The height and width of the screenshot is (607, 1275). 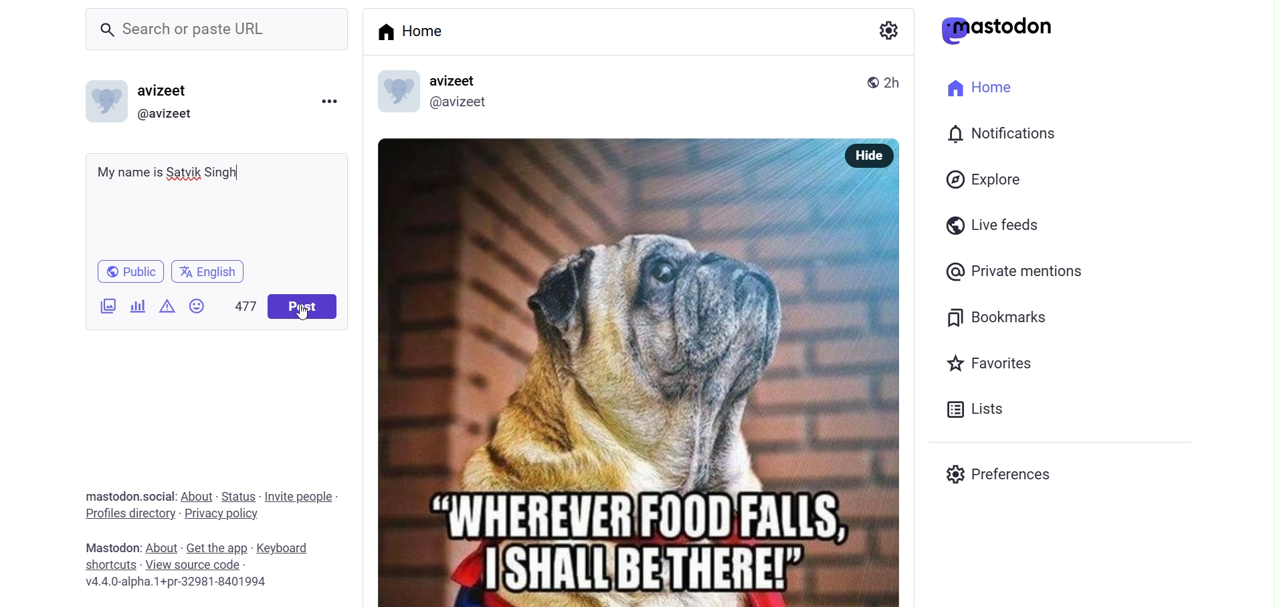 What do you see at coordinates (996, 228) in the screenshot?
I see `Live feeds` at bounding box center [996, 228].